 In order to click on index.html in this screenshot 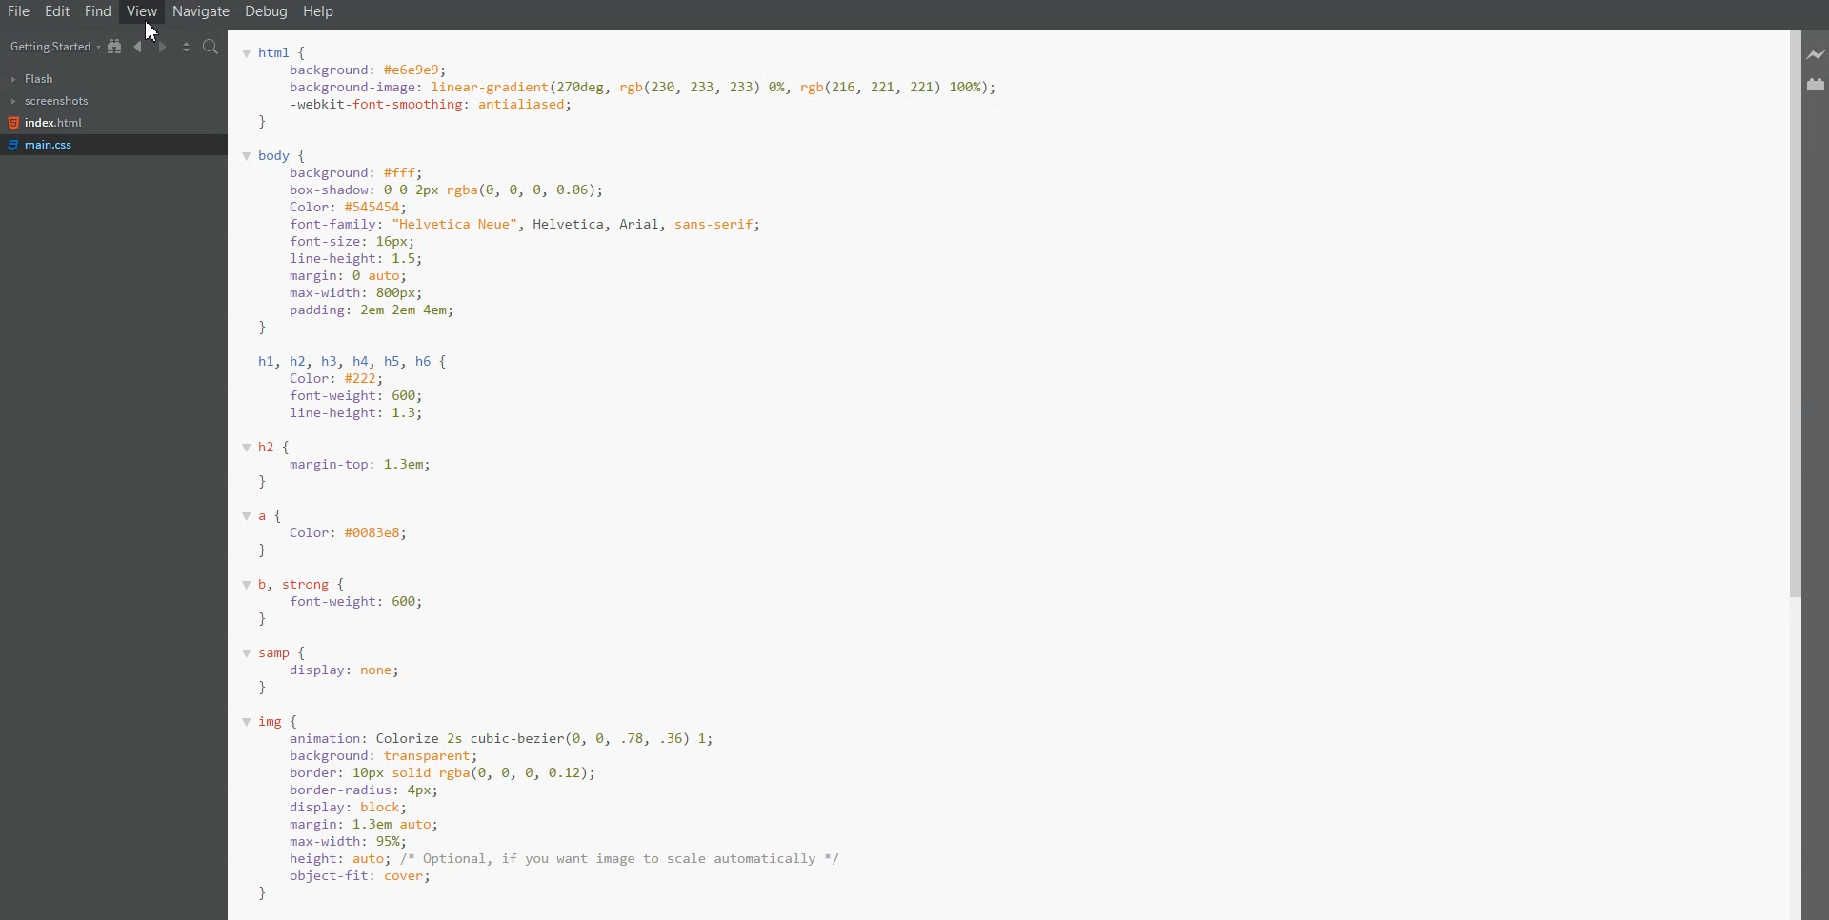, I will do `click(46, 123)`.